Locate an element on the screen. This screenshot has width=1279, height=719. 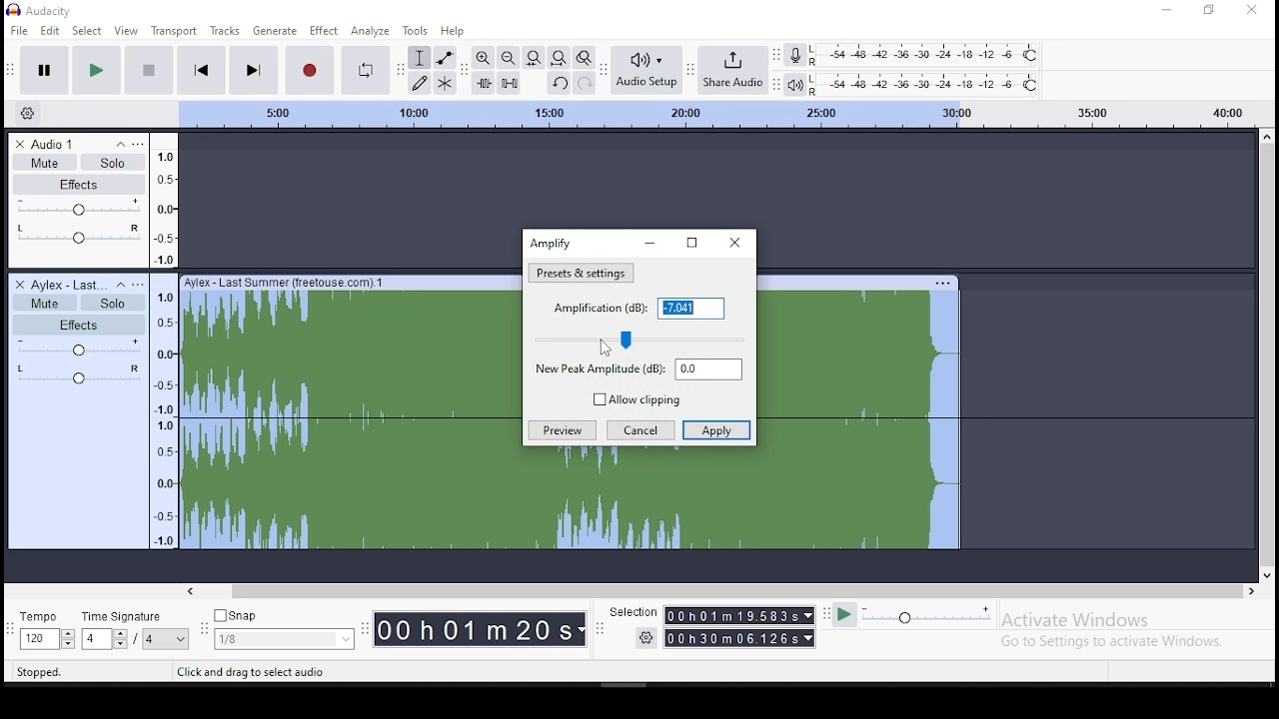
track is located at coordinates (859, 418).